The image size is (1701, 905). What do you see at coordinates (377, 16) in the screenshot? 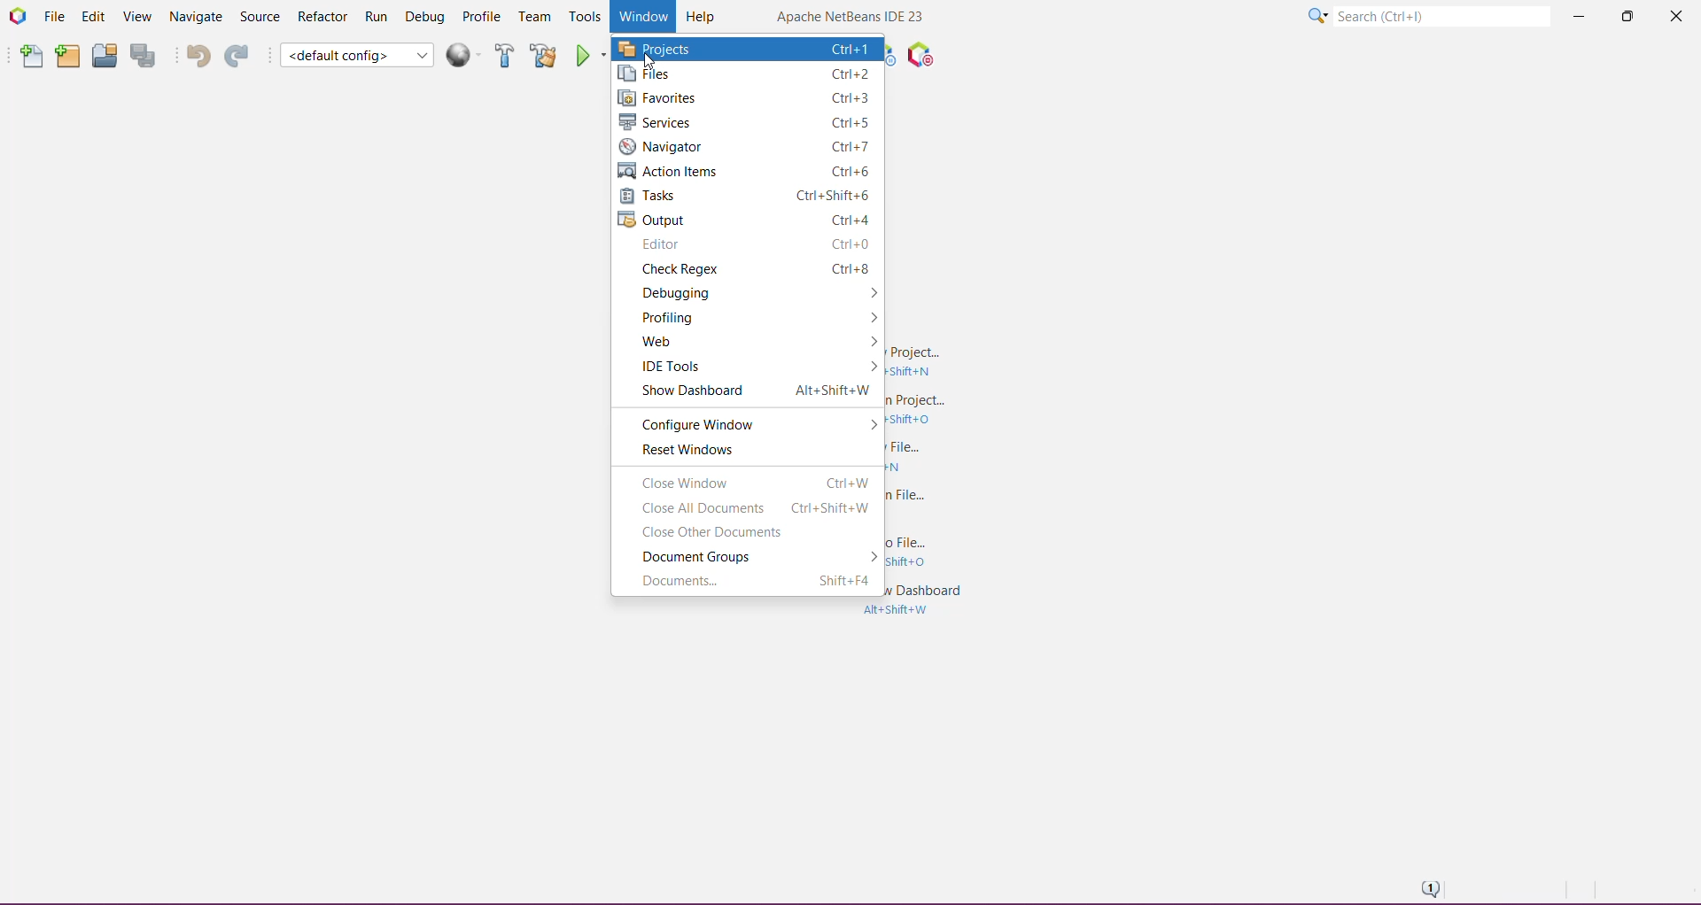
I see `Run` at bounding box center [377, 16].